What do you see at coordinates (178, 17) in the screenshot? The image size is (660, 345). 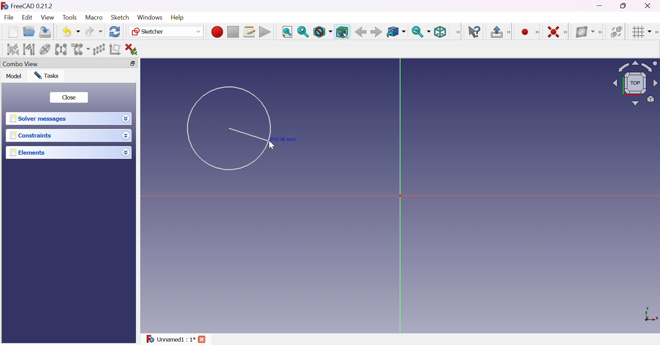 I see `Help` at bounding box center [178, 17].